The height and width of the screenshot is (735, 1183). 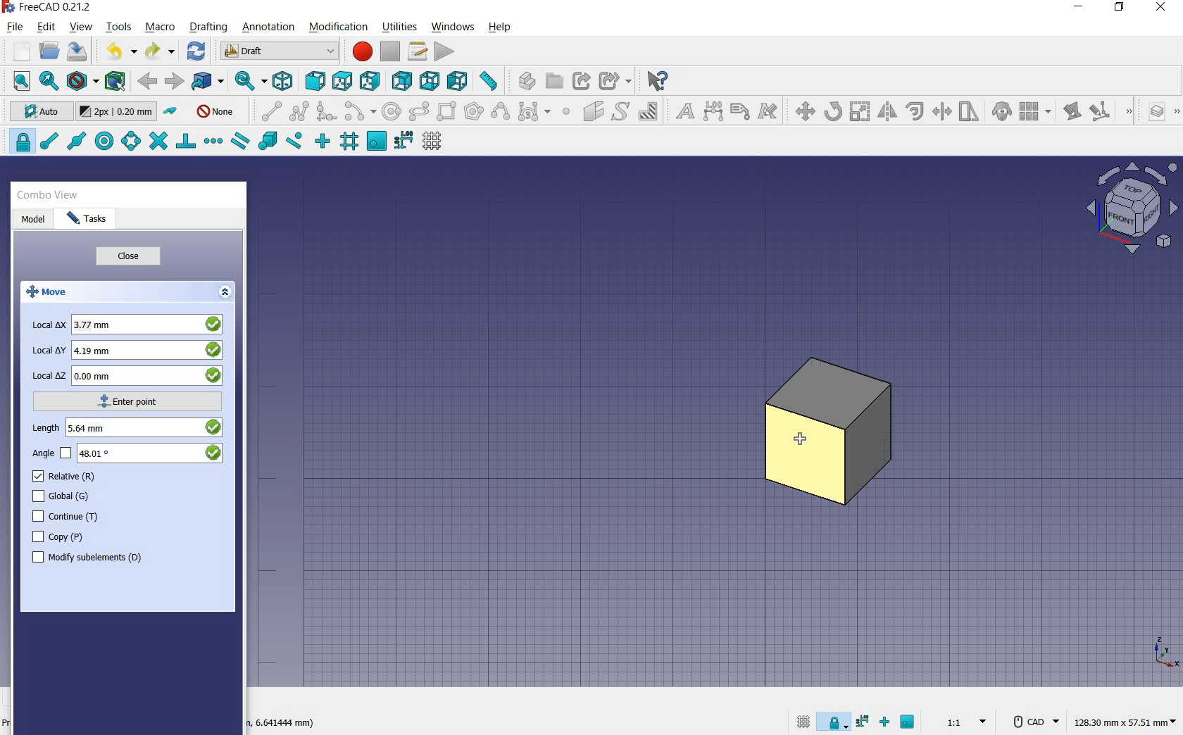 I want to click on polygon, so click(x=474, y=112).